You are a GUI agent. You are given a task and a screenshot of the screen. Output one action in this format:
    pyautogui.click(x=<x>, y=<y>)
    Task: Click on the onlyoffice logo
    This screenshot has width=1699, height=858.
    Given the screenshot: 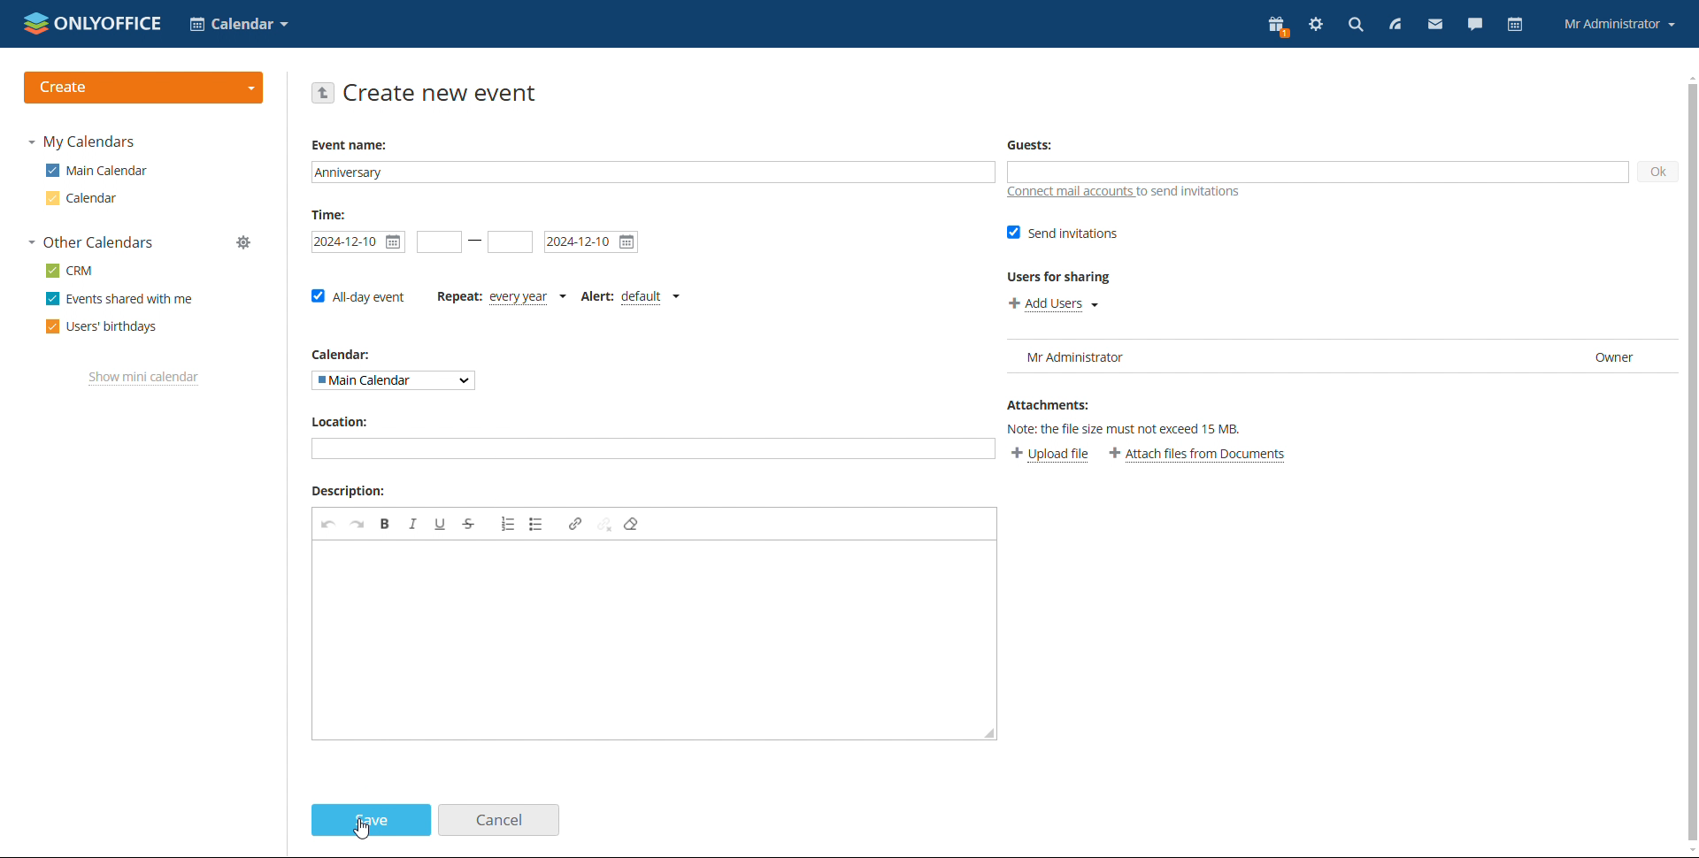 What is the action you would take?
    pyautogui.click(x=36, y=25)
    